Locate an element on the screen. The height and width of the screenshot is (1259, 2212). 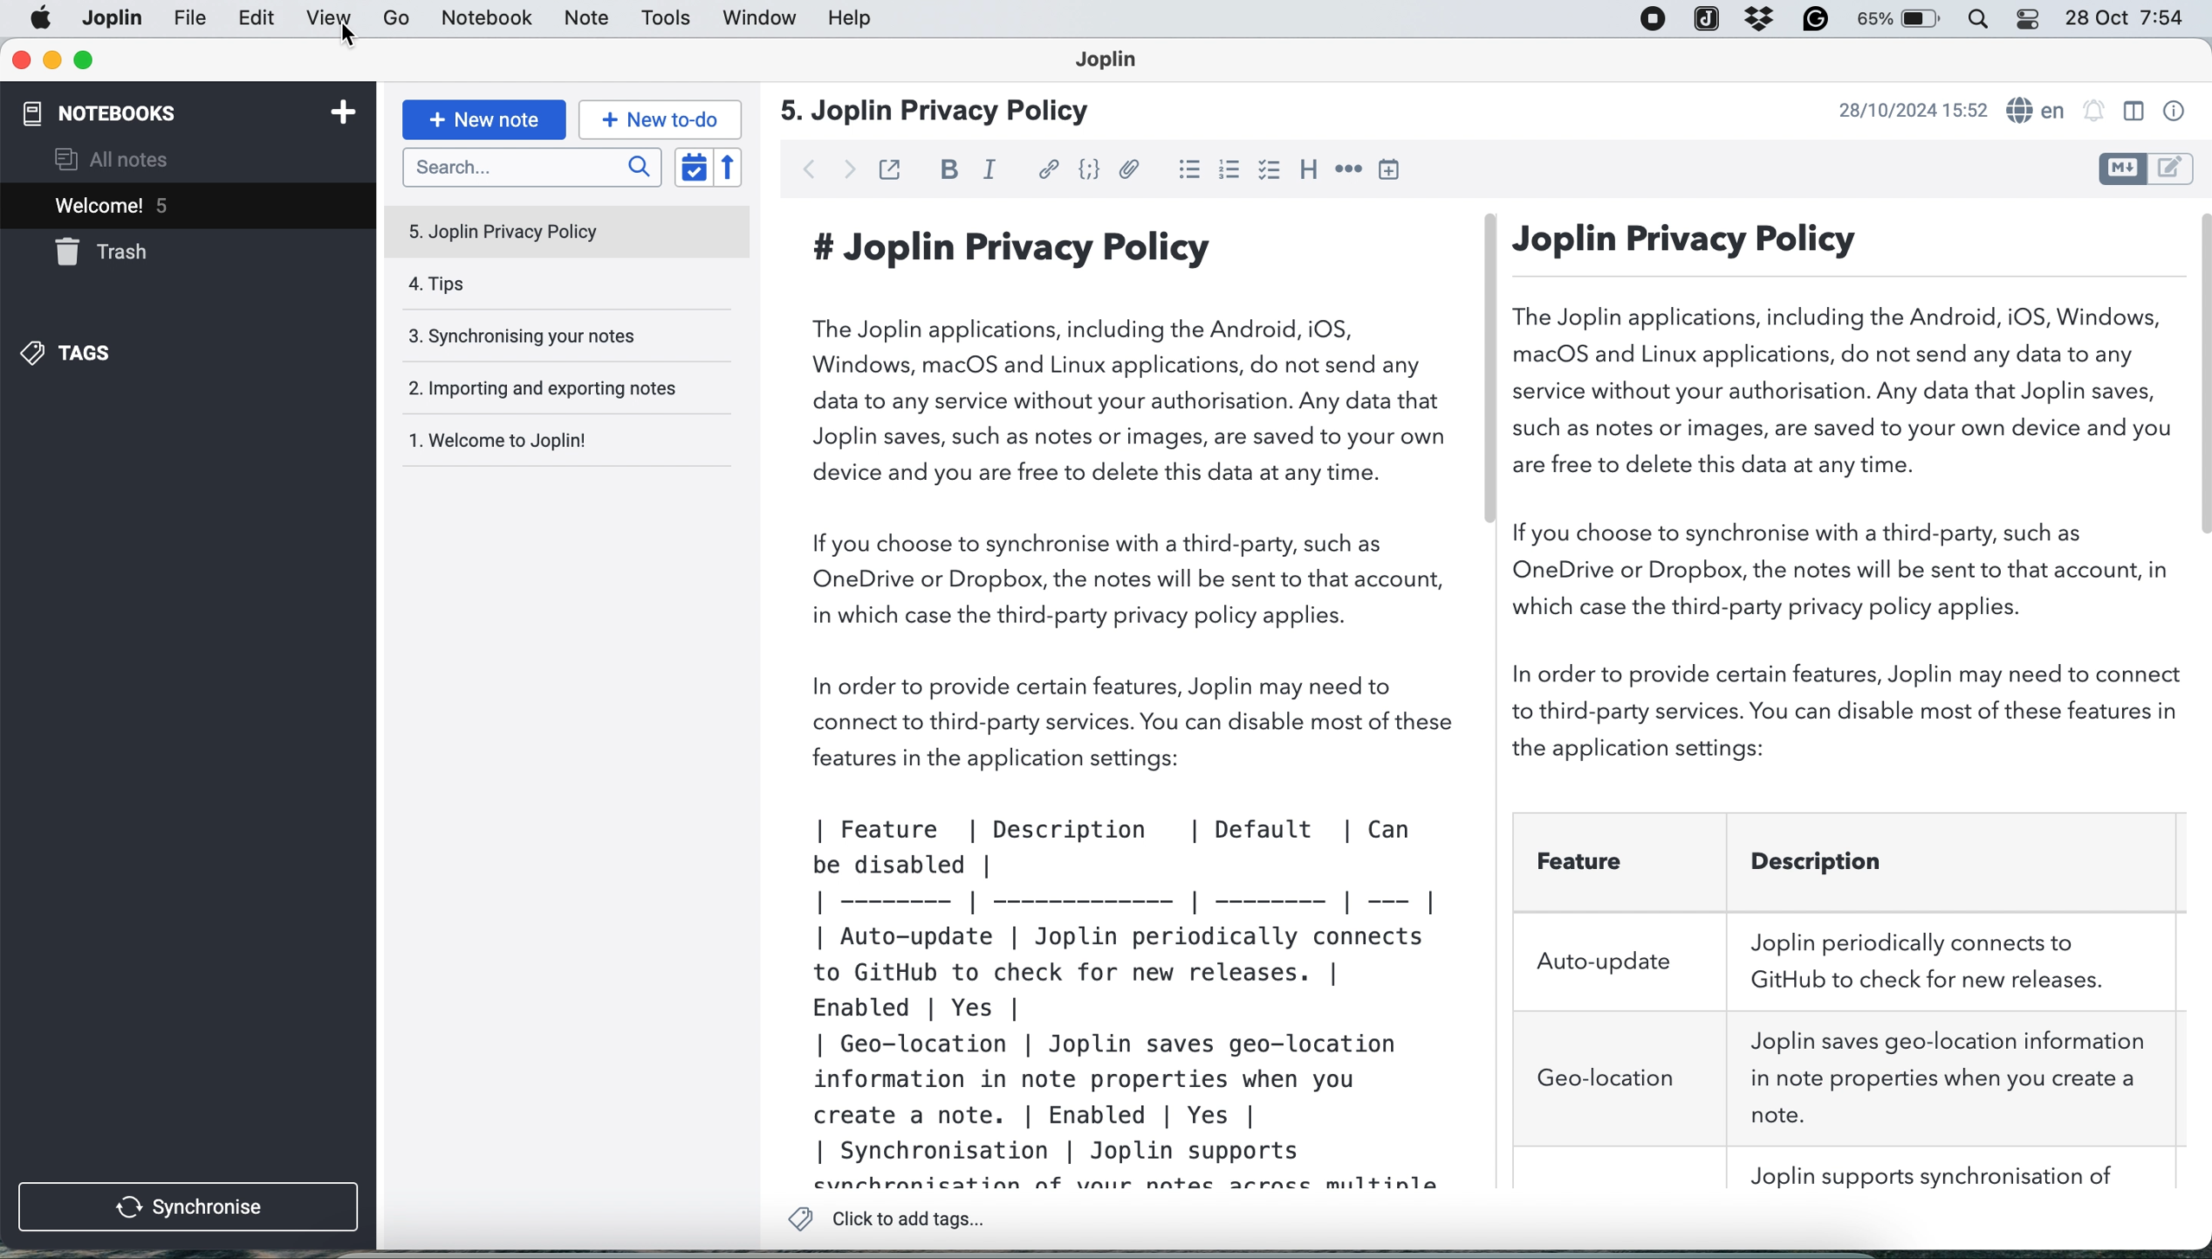
hyperlink is located at coordinates (1052, 170).